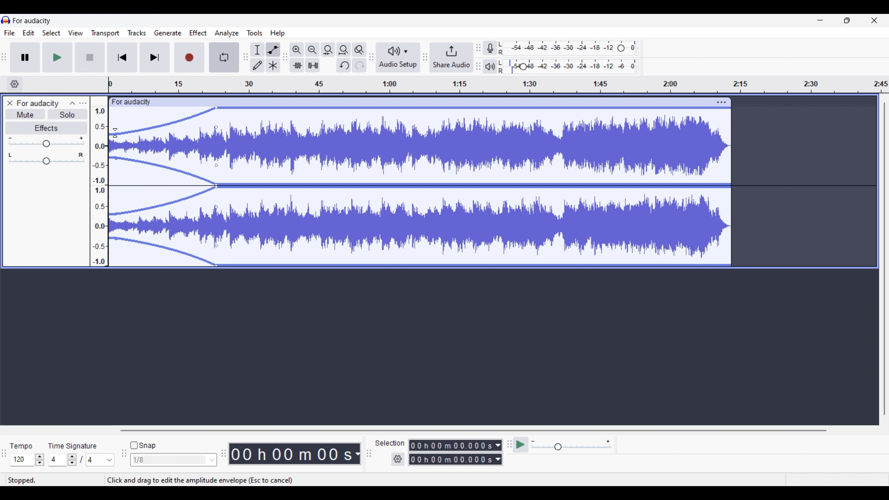 The width and height of the screenshot is (889, 500). What do you see at coordinates (297, 50) in the screenshot?
I see `Zoom in` at bounding box center [297, 50].